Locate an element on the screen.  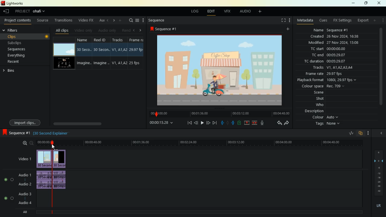
All is located at coordinates (25, 212).